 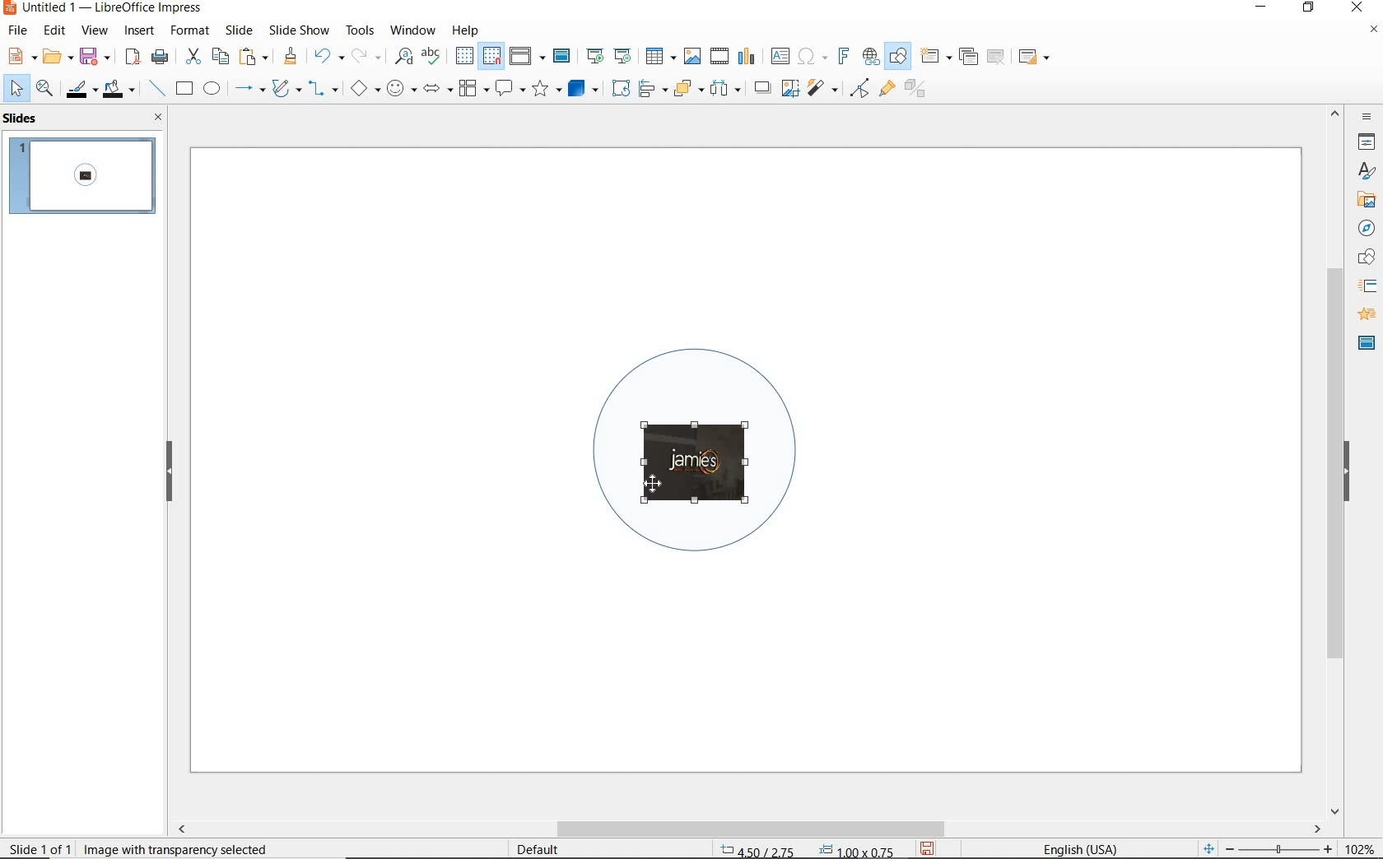 I want to click on flowchart, so click(x=473, y=90).